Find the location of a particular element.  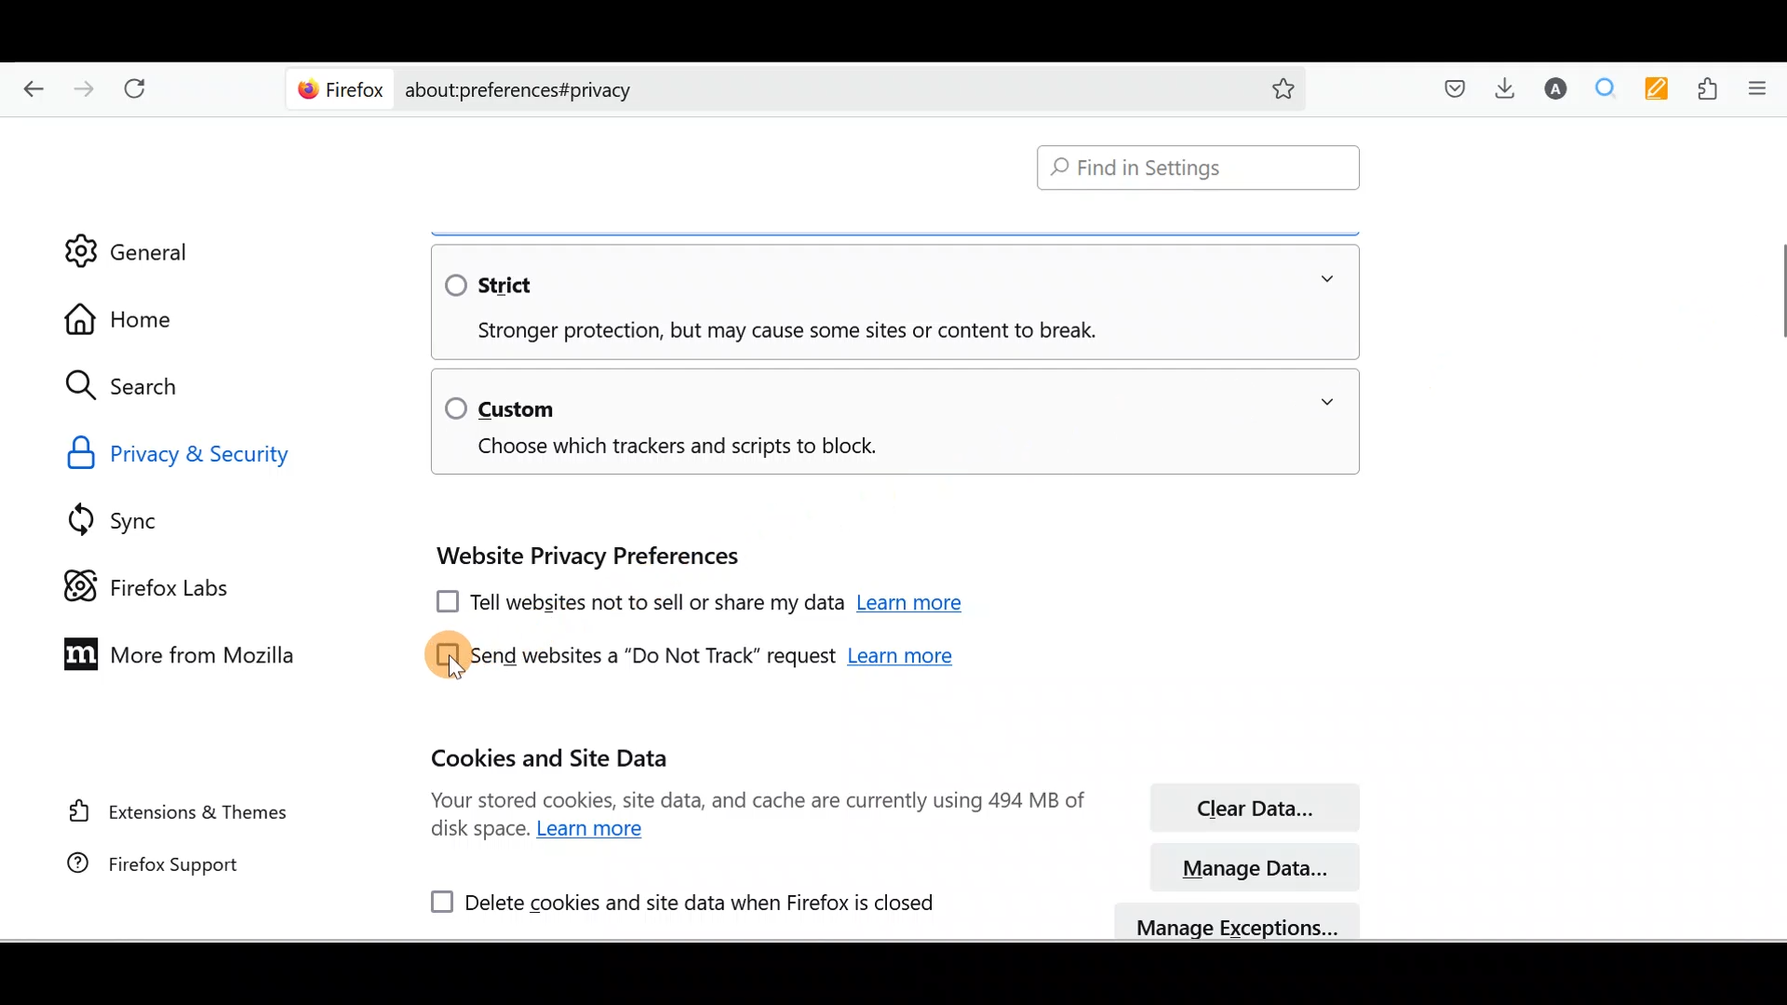

Extensions is located at coordinates (1710, 87).